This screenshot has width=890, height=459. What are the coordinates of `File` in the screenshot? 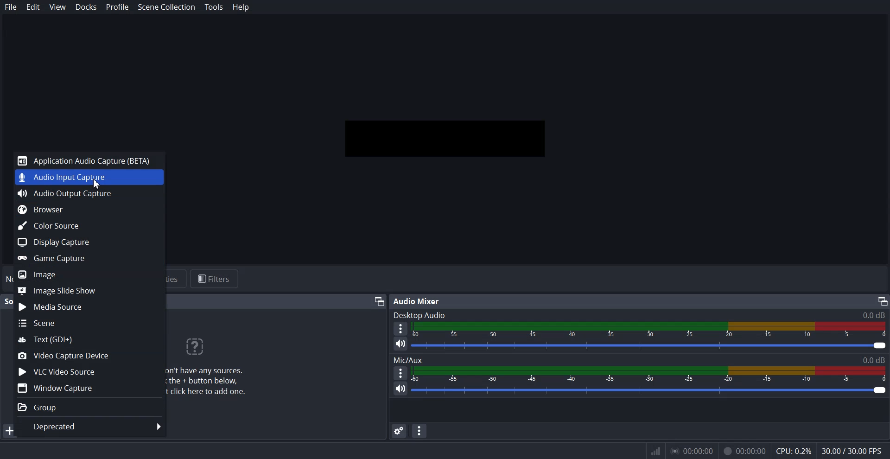 It's located at (11, 7).